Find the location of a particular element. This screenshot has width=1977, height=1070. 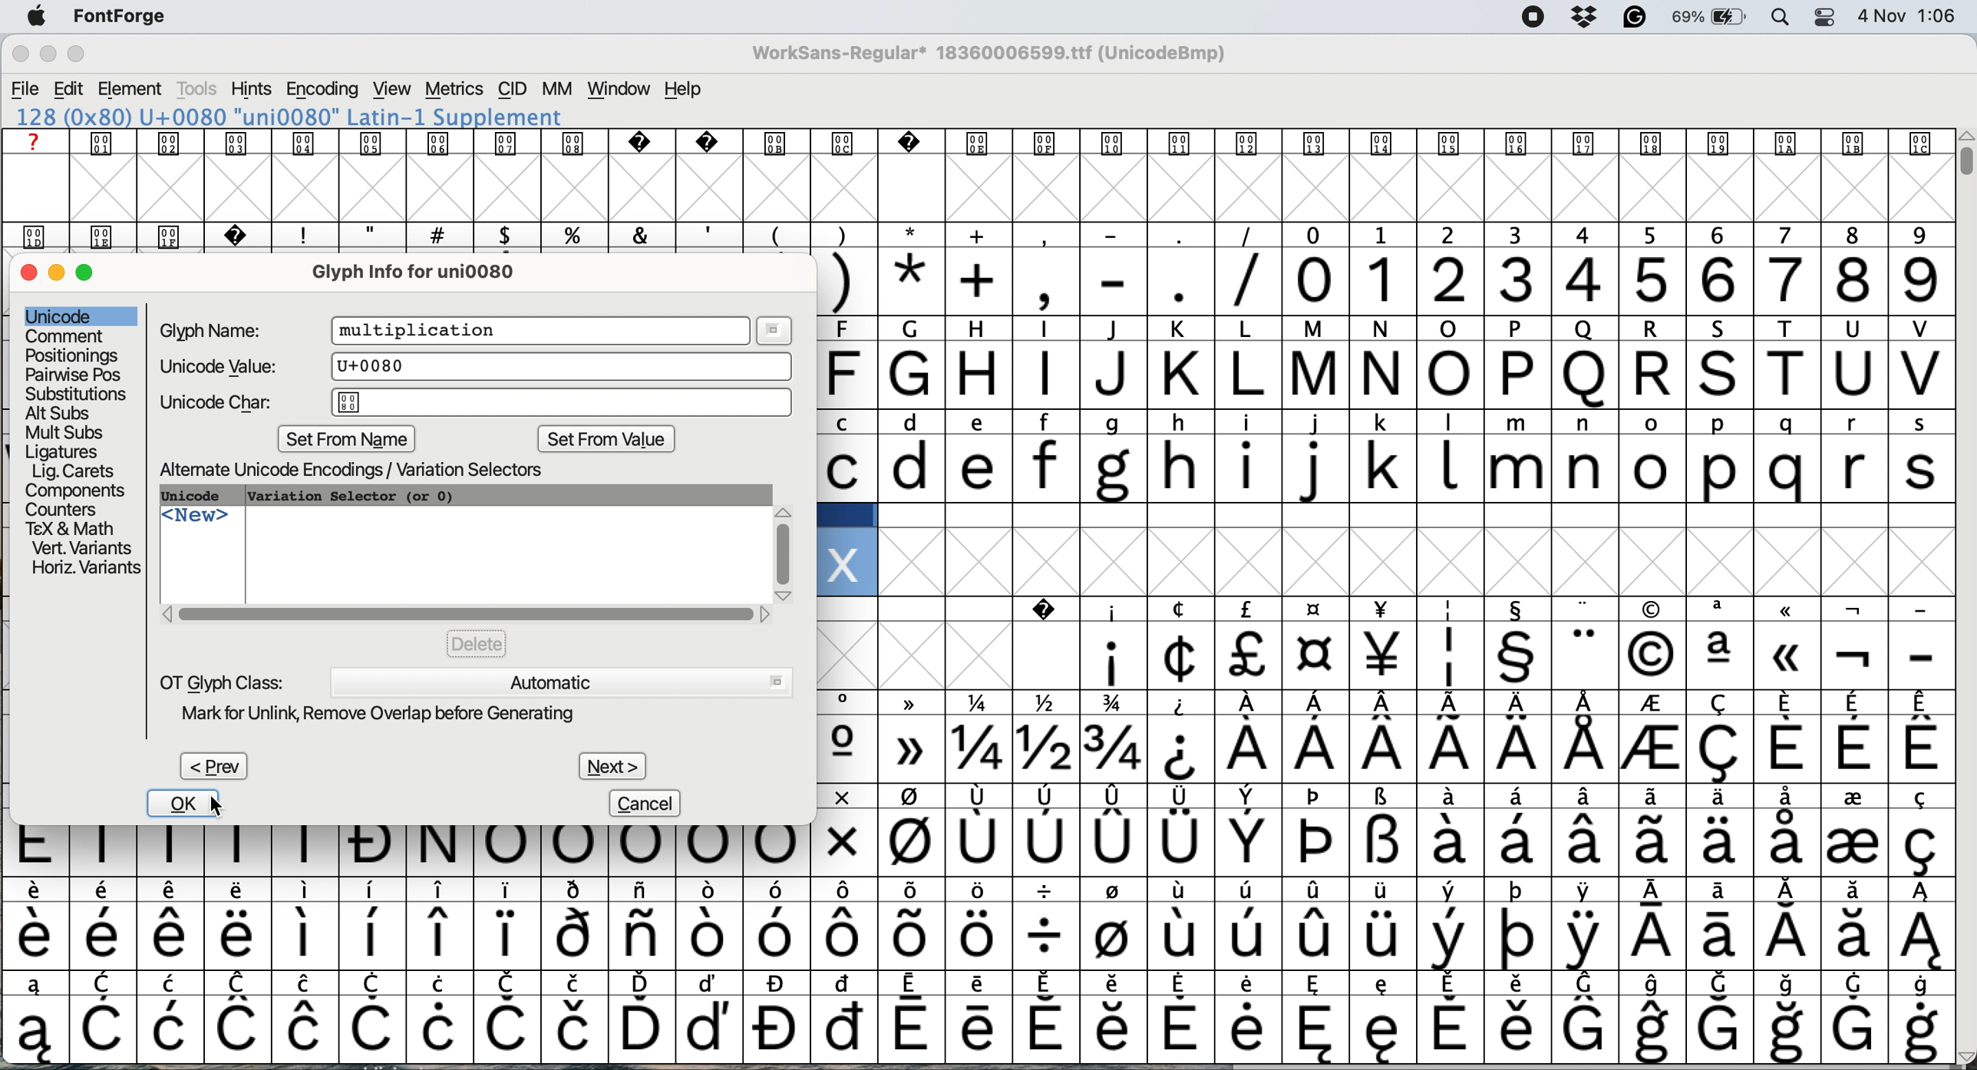

substitutions is located at coordinates (78, 394).